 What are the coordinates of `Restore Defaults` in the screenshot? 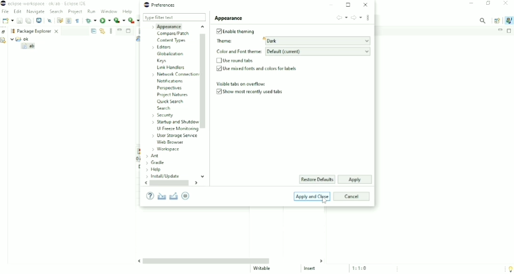 It's located at (318, 180).